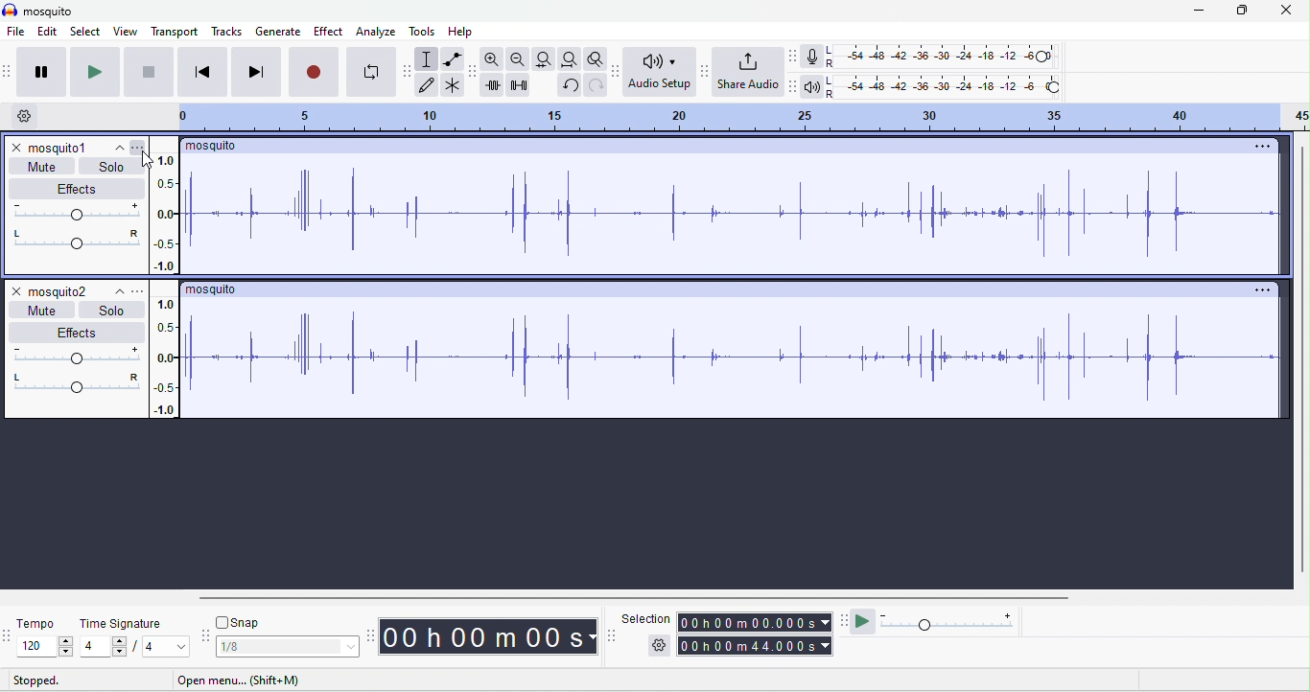  I want to click on record meter tool bar, so click(794, 57).